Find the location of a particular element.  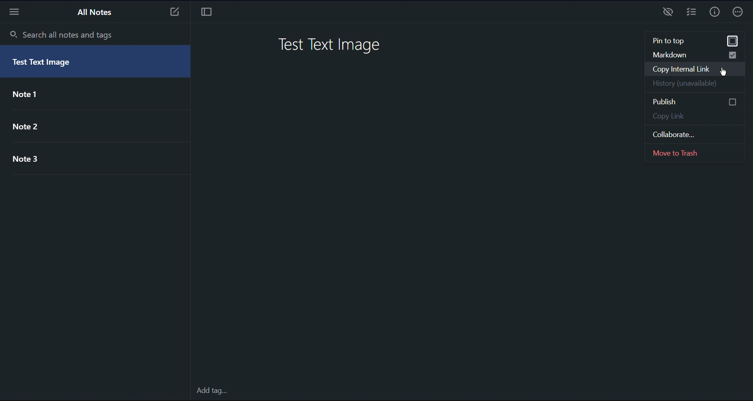

All Notes is located at coordinates (95, 13).